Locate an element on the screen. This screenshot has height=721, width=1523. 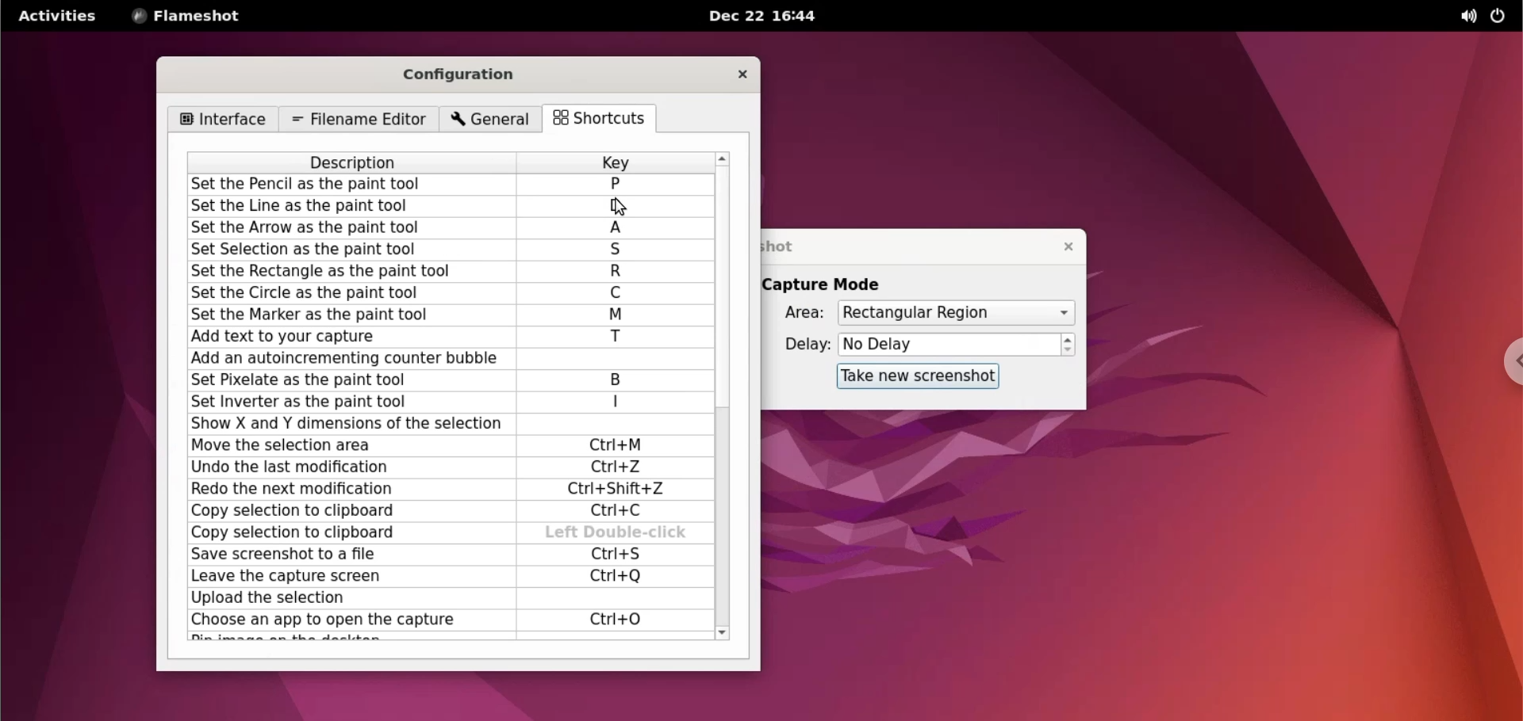
power options  is located at coordinates (1501, 17).